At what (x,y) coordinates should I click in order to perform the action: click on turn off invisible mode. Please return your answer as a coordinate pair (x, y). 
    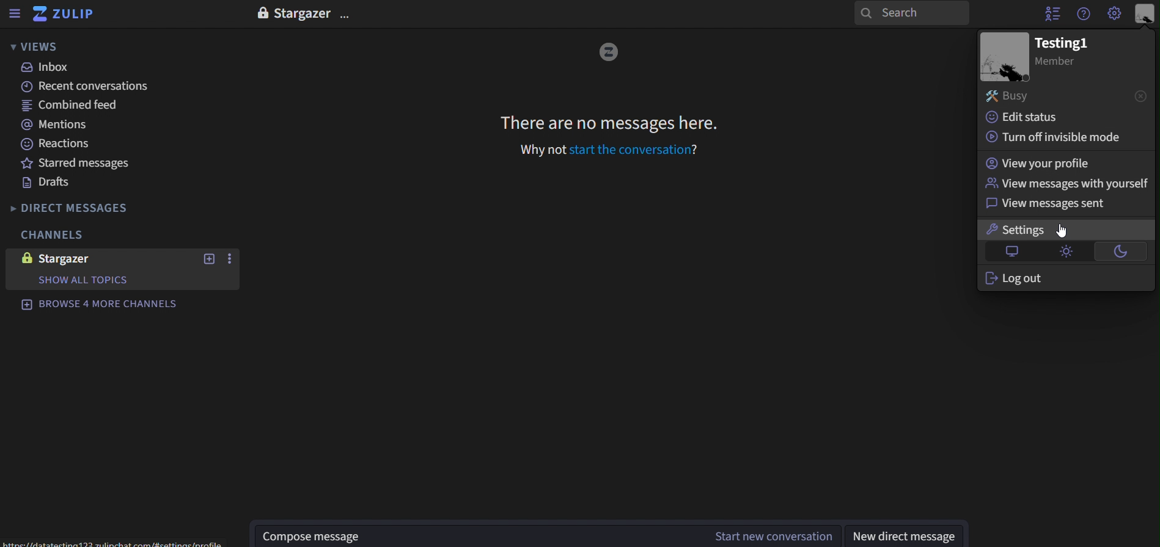
    Looking at the image, I should click on (1054, 139).